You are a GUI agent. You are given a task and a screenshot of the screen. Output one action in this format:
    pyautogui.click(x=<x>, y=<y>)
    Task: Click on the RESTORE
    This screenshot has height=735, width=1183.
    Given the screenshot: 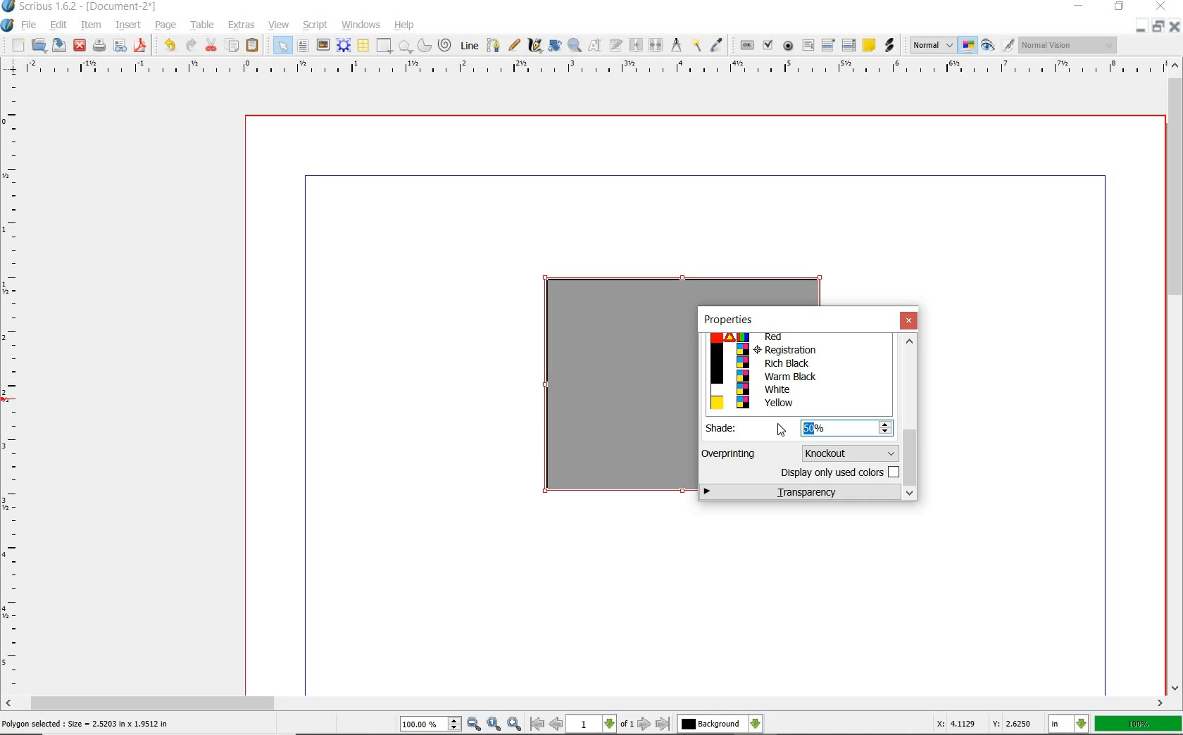 What is the action you would take?
    pyautogui.click(x=1155, y=29)
    